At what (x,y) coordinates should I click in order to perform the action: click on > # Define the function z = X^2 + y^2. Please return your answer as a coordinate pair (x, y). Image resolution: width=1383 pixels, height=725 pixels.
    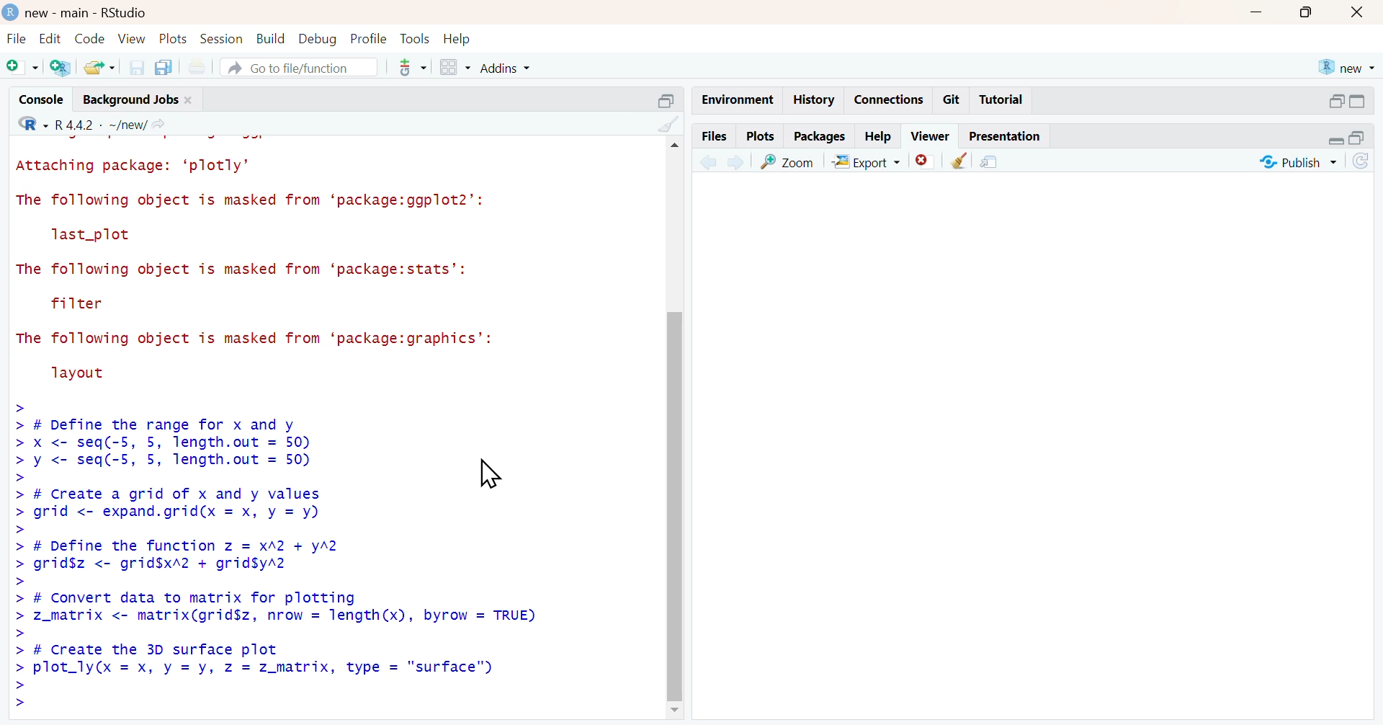
    Looking at the image, I should click on (180, 545).